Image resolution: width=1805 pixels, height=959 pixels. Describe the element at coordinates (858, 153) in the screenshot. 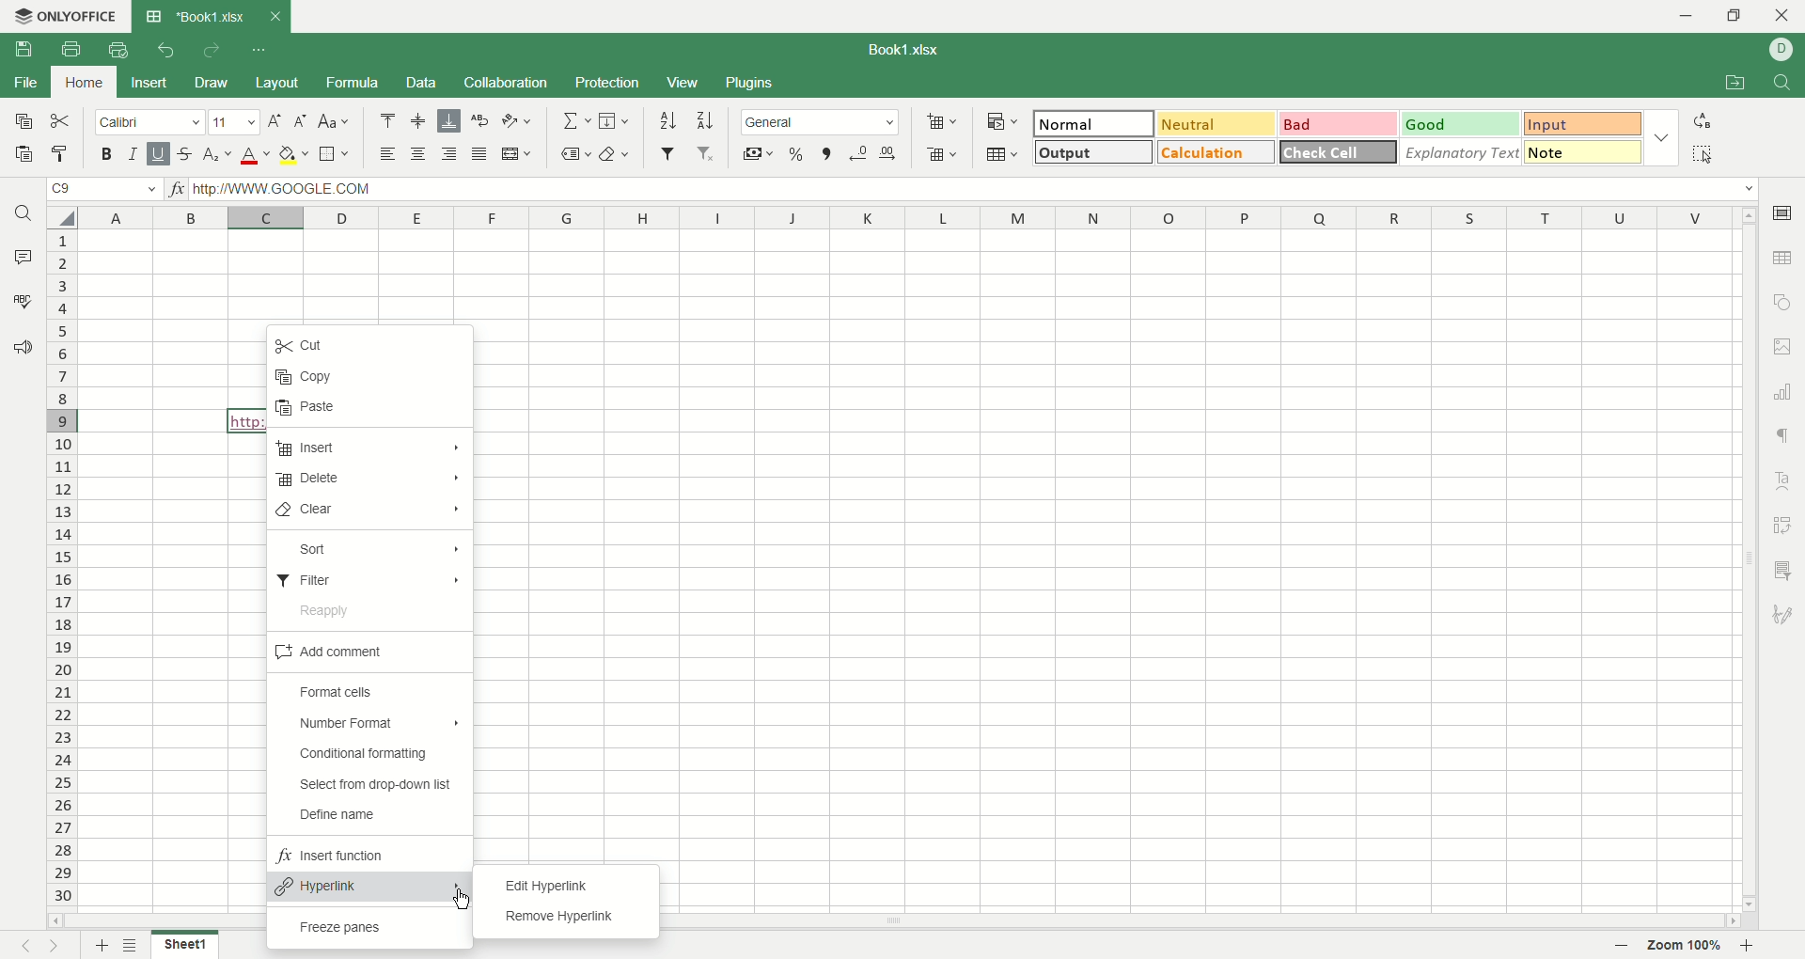

I see `decrease decimal` at that location.